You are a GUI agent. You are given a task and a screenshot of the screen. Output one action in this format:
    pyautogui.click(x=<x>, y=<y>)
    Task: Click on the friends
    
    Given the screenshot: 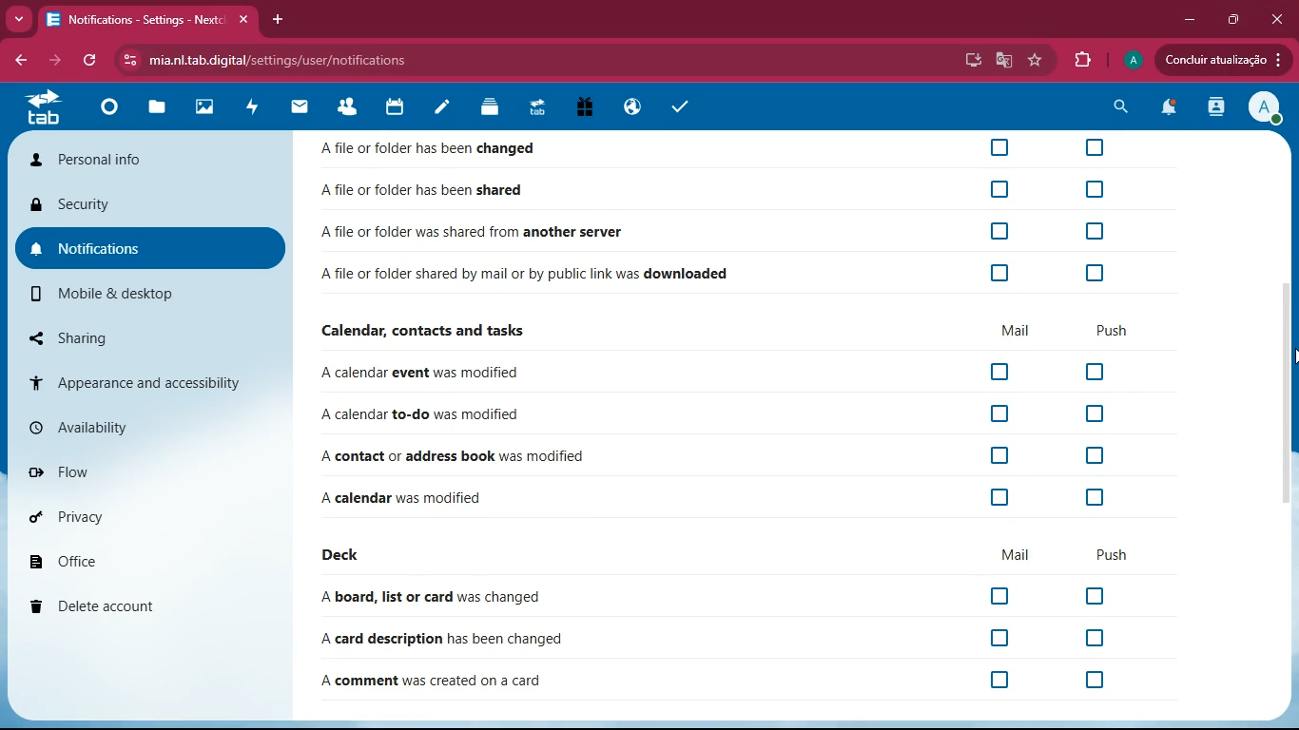 What is the action you would take?
    pyautogui.click(x=353, y=107)
    